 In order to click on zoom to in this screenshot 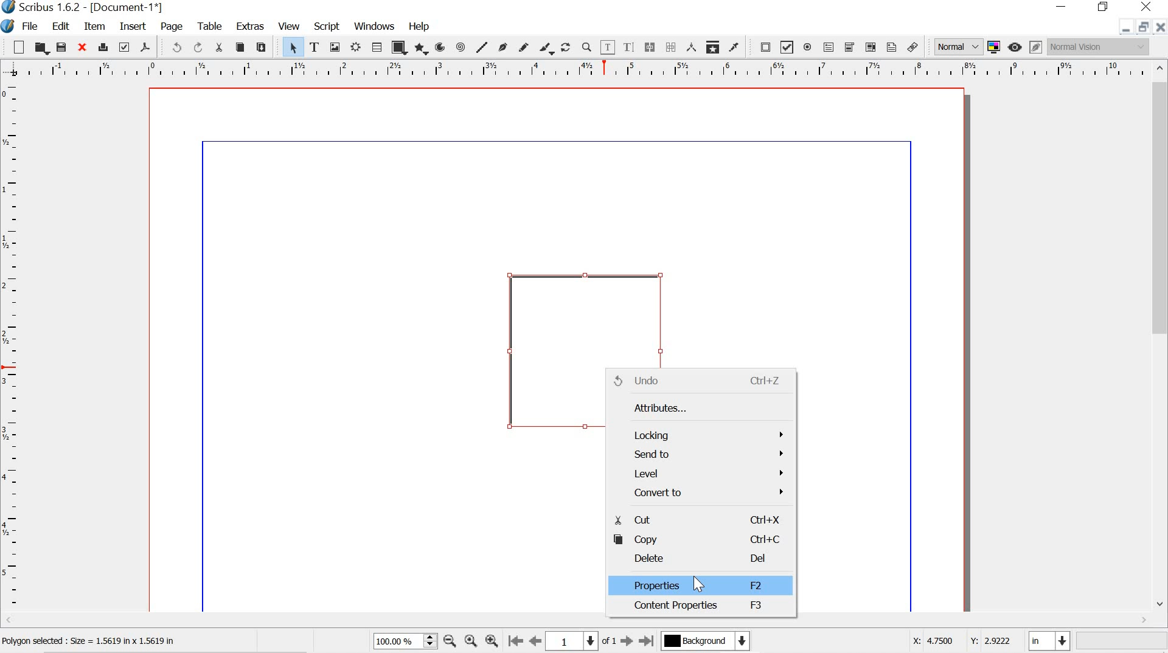, I will do `click(472, 641)`.